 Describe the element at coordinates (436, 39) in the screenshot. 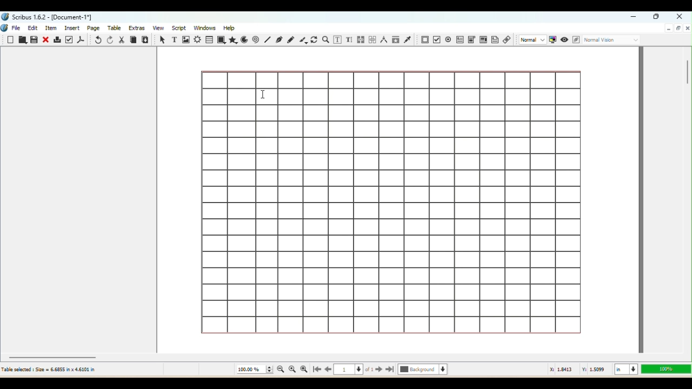

I see `PDF Radio button` at that location.